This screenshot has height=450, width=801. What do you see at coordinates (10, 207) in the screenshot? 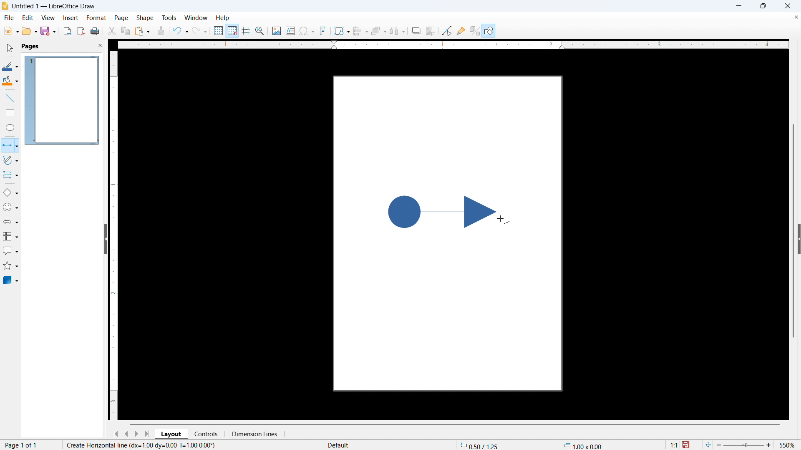
I see `Symbol shapes ` at bounding box center [10, 207].